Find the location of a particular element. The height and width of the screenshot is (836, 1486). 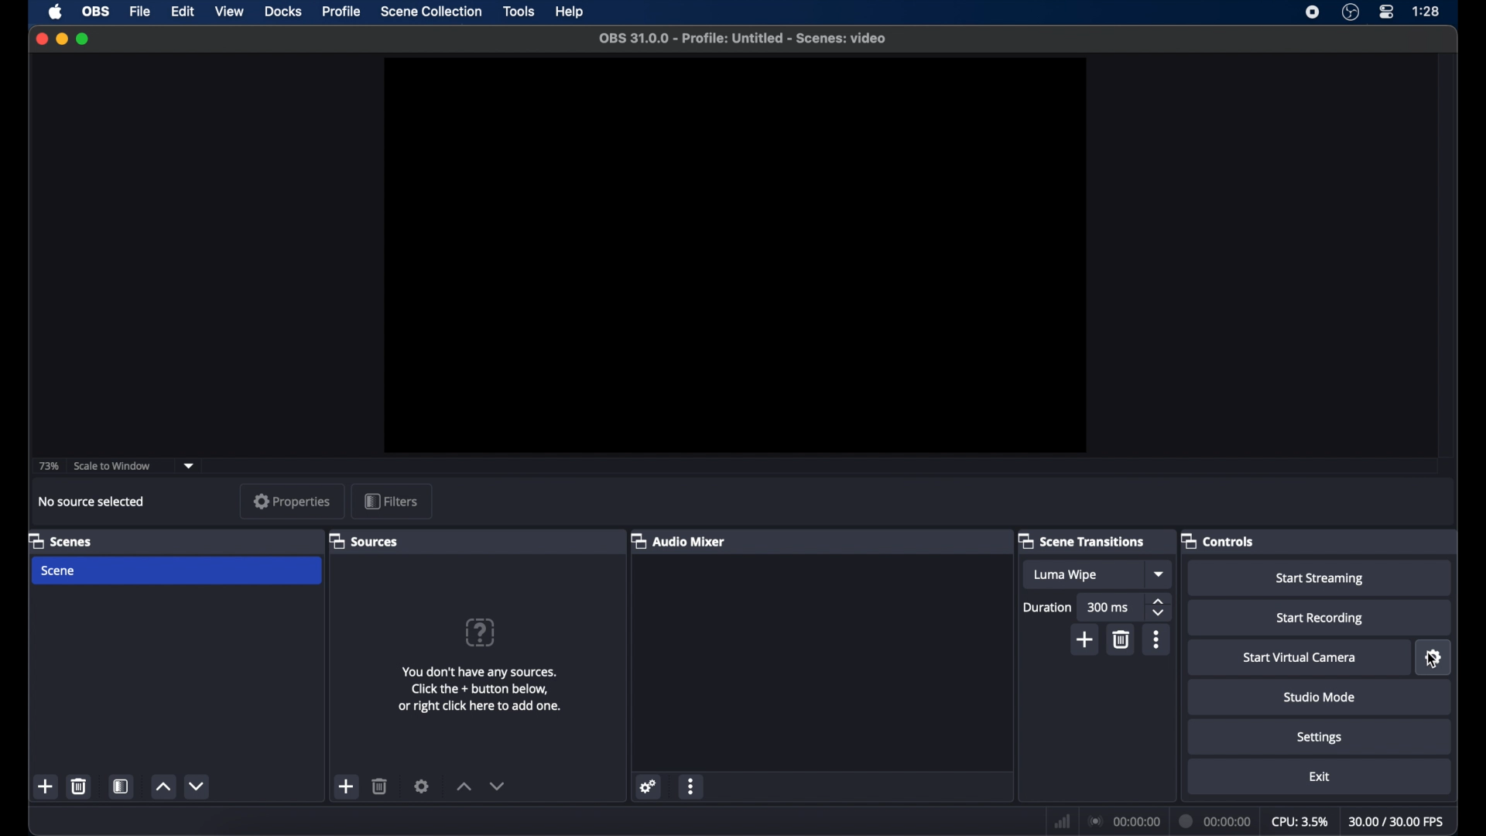

add sources information is located at coordinates (480, 690).